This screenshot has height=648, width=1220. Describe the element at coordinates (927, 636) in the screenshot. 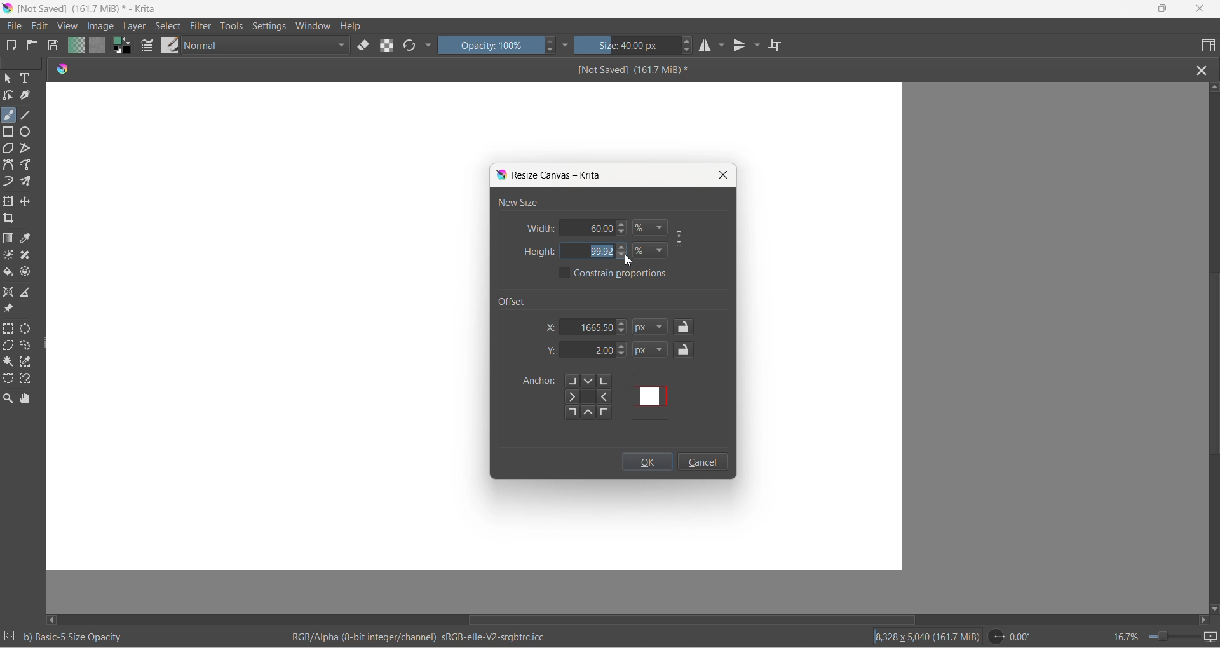

I see `area and storage size` at that location.